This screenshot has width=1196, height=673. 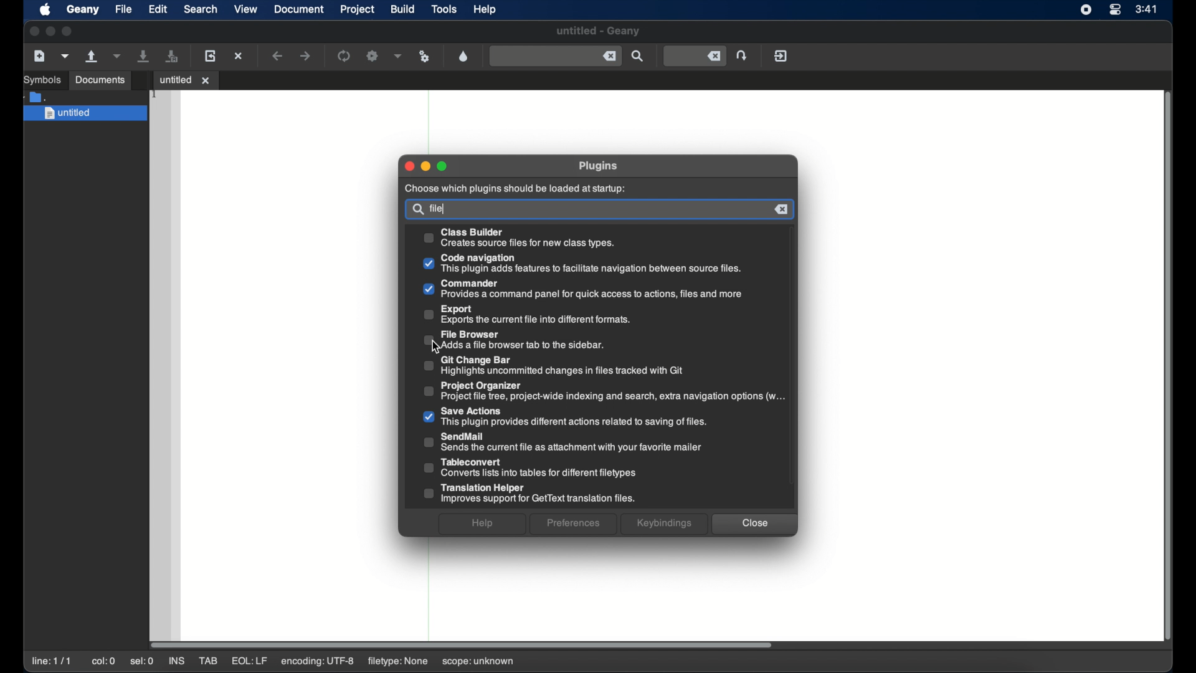 I want to click on , so click(x=444, y=166).